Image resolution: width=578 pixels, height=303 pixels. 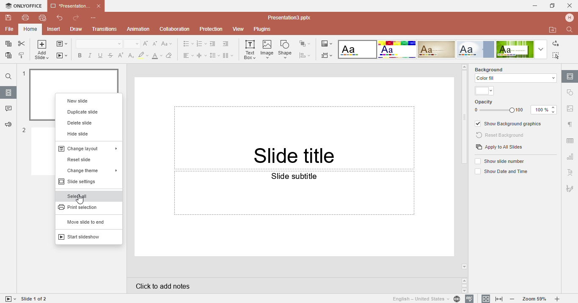 What do you see at coordinates (187, 55) in the screenshot?
I see `Horizontal align` at bounding box center [187, 55].